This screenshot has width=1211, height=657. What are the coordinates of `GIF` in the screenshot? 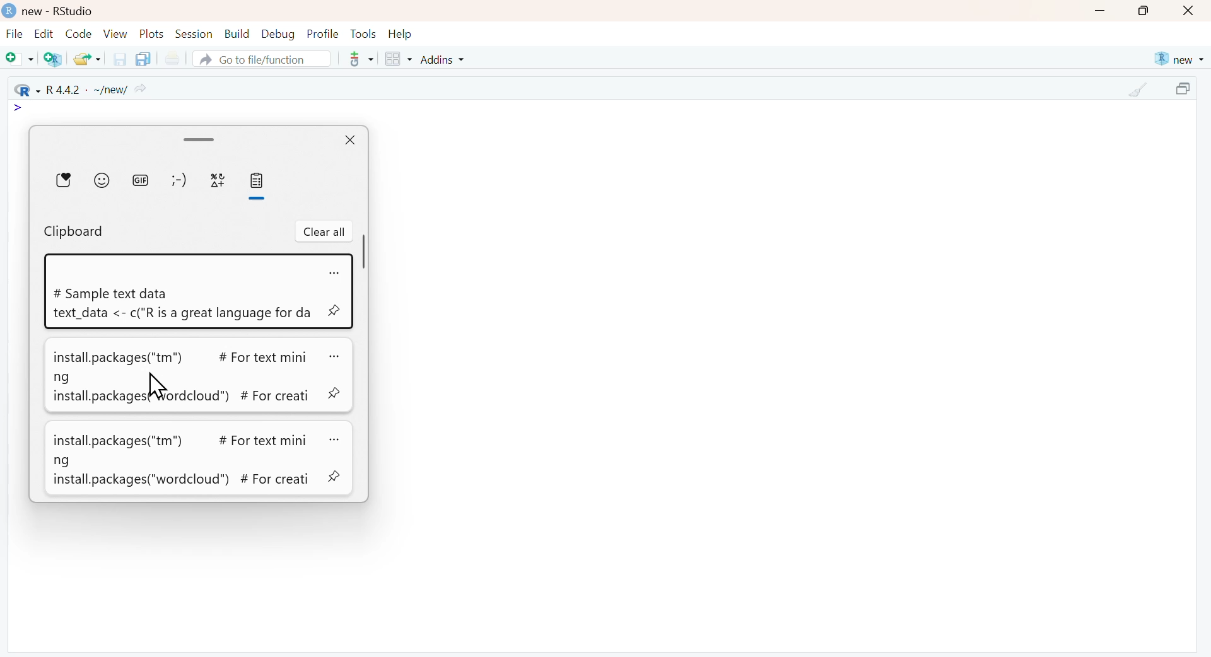 It's located at (140, 180).